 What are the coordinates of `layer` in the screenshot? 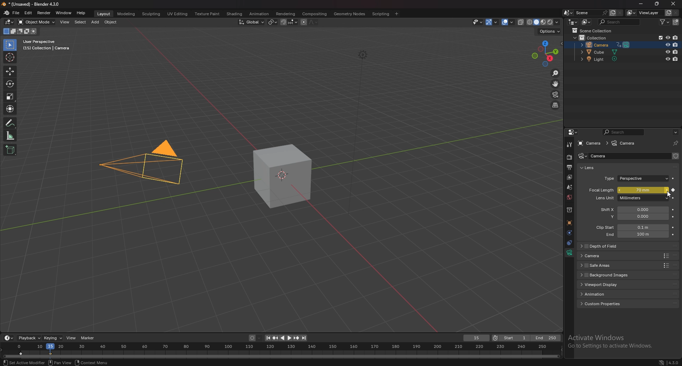 It's located at (569, 177).